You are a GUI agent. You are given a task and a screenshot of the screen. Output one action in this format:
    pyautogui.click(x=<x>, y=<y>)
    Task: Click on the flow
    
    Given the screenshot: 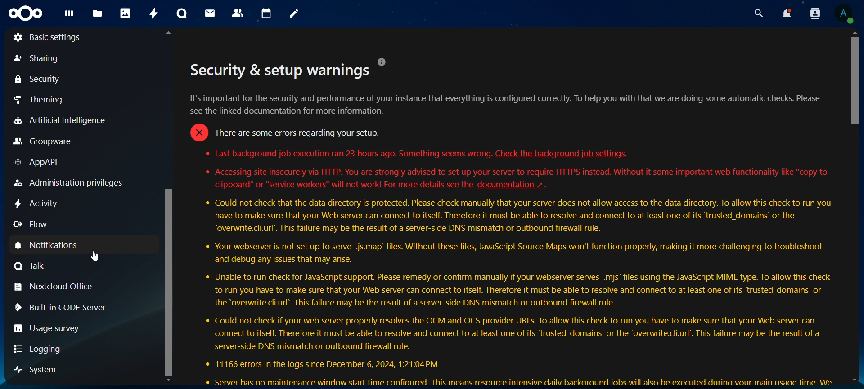 What is the action you would take?
    pyautogui.click(x=31, y=225)
    